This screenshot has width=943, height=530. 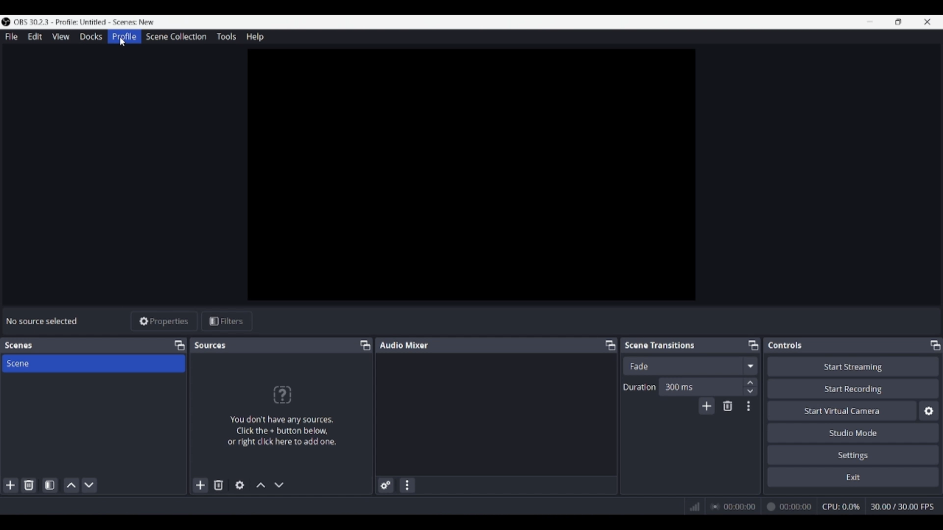 What do you see at coordinates (255, 37) in the screenshot?
I see `Help menu` at bounding box center [255, 37].